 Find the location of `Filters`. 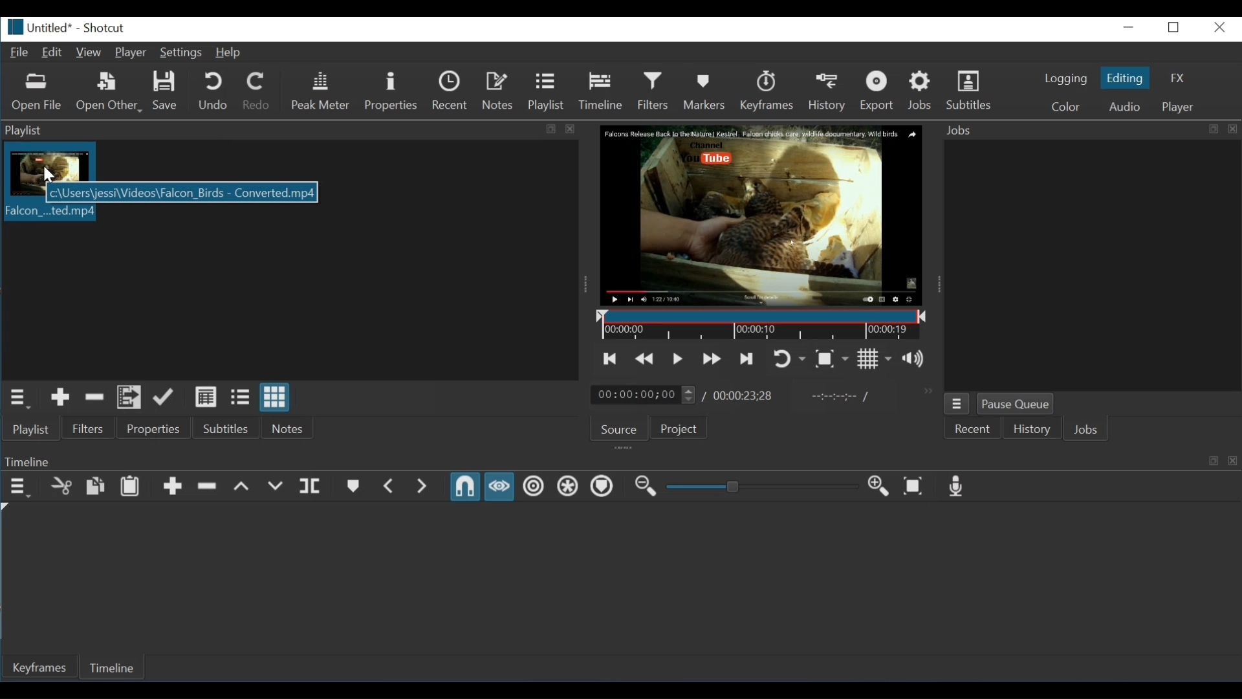

Filters is located at coordinates (89, 428).